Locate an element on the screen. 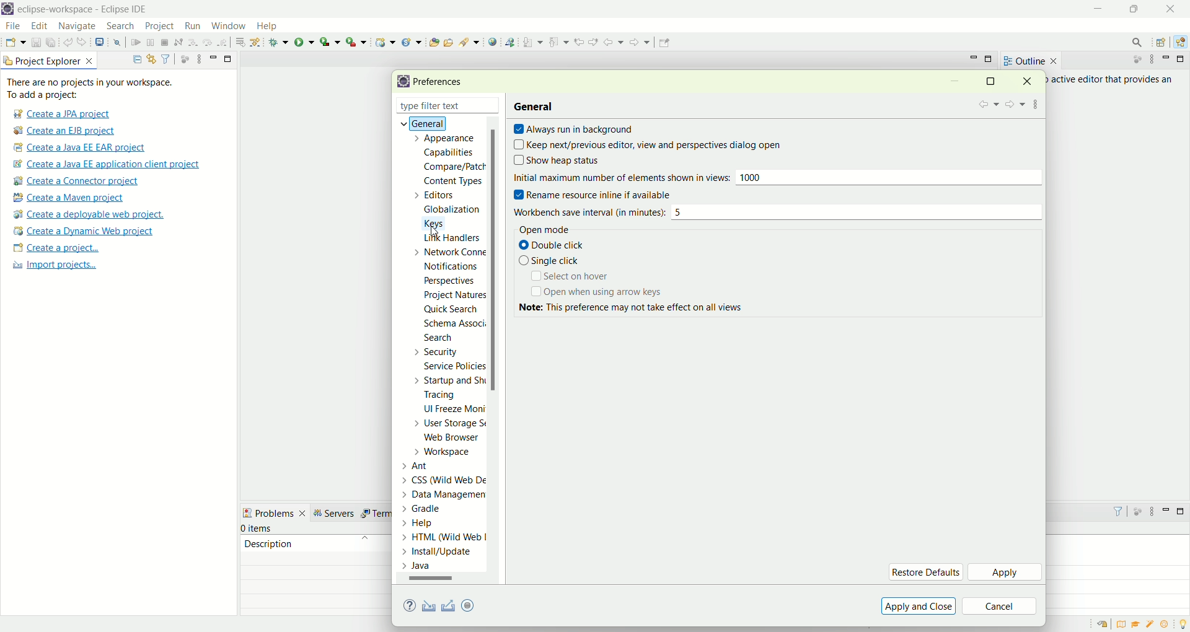  description is located at coordinates (268, 543).